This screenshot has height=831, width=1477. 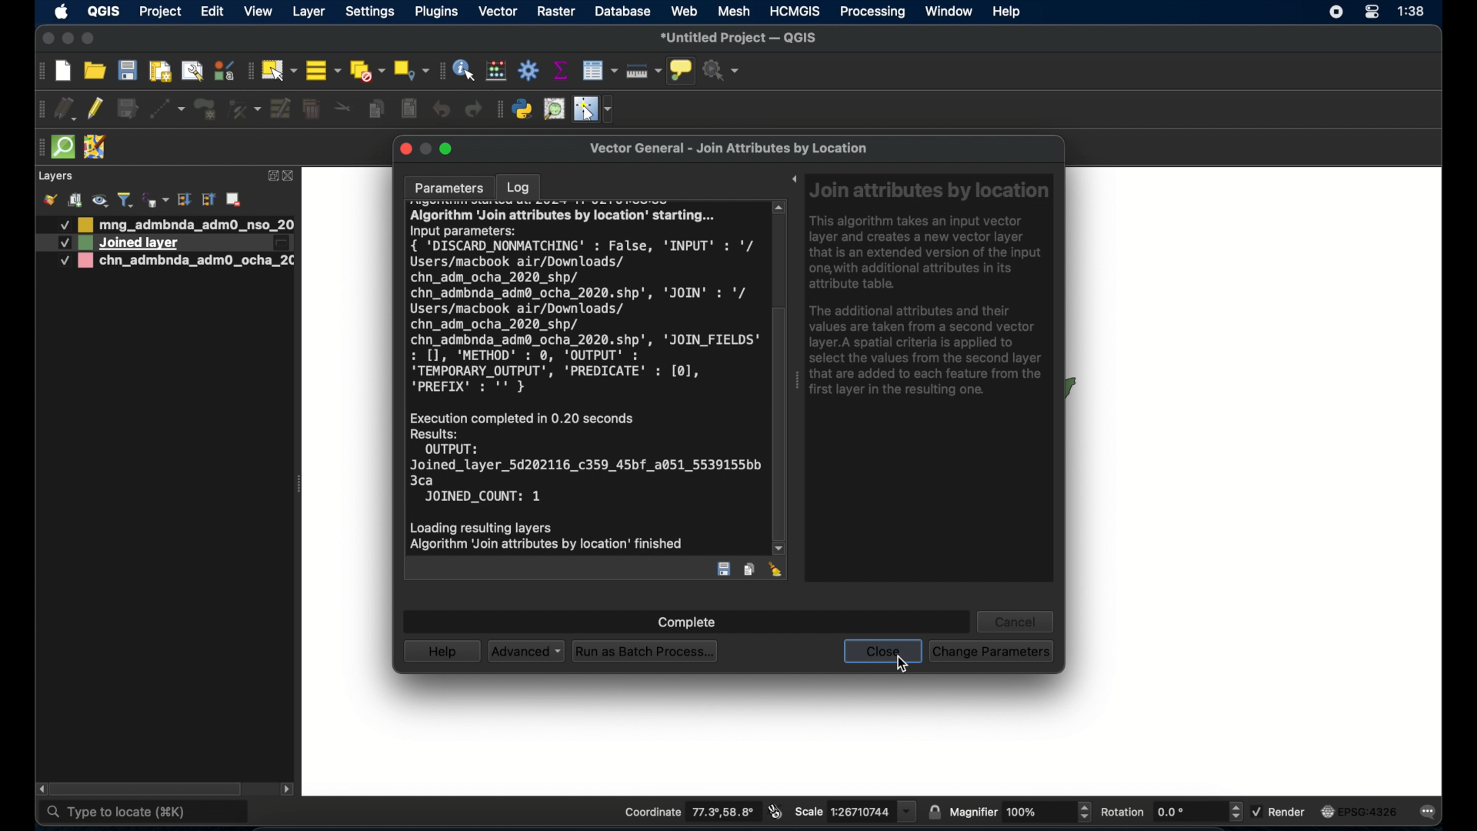 I want to click on help, so click(x=1008, y=12).